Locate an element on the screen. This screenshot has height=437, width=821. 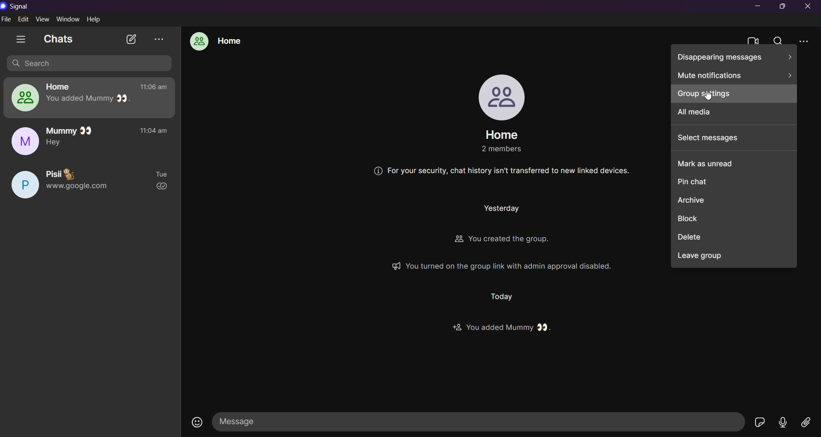
mummy chat is located at coordinates (93, 140).